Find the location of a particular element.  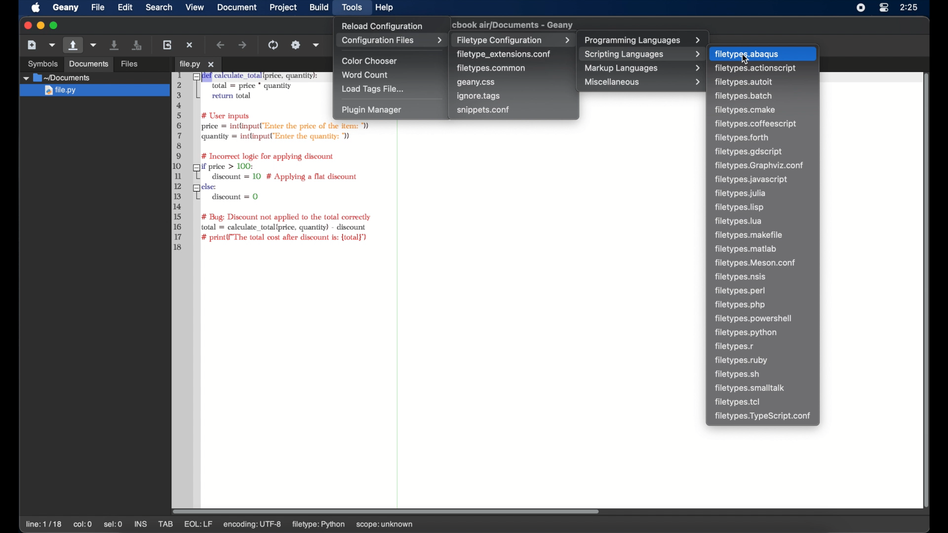

ins is located at coordinates (141, 524).